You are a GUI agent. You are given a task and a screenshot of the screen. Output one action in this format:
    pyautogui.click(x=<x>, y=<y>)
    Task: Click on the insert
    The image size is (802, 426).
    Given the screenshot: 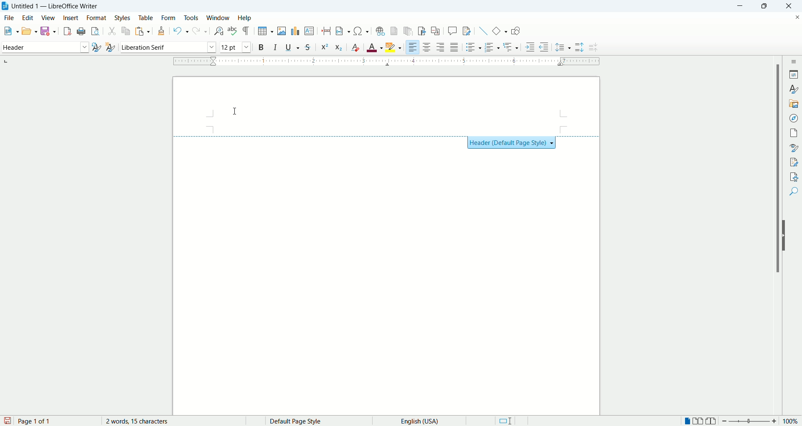 What is the action you would take?
    pyautogui.click(x=71, y=18)
    